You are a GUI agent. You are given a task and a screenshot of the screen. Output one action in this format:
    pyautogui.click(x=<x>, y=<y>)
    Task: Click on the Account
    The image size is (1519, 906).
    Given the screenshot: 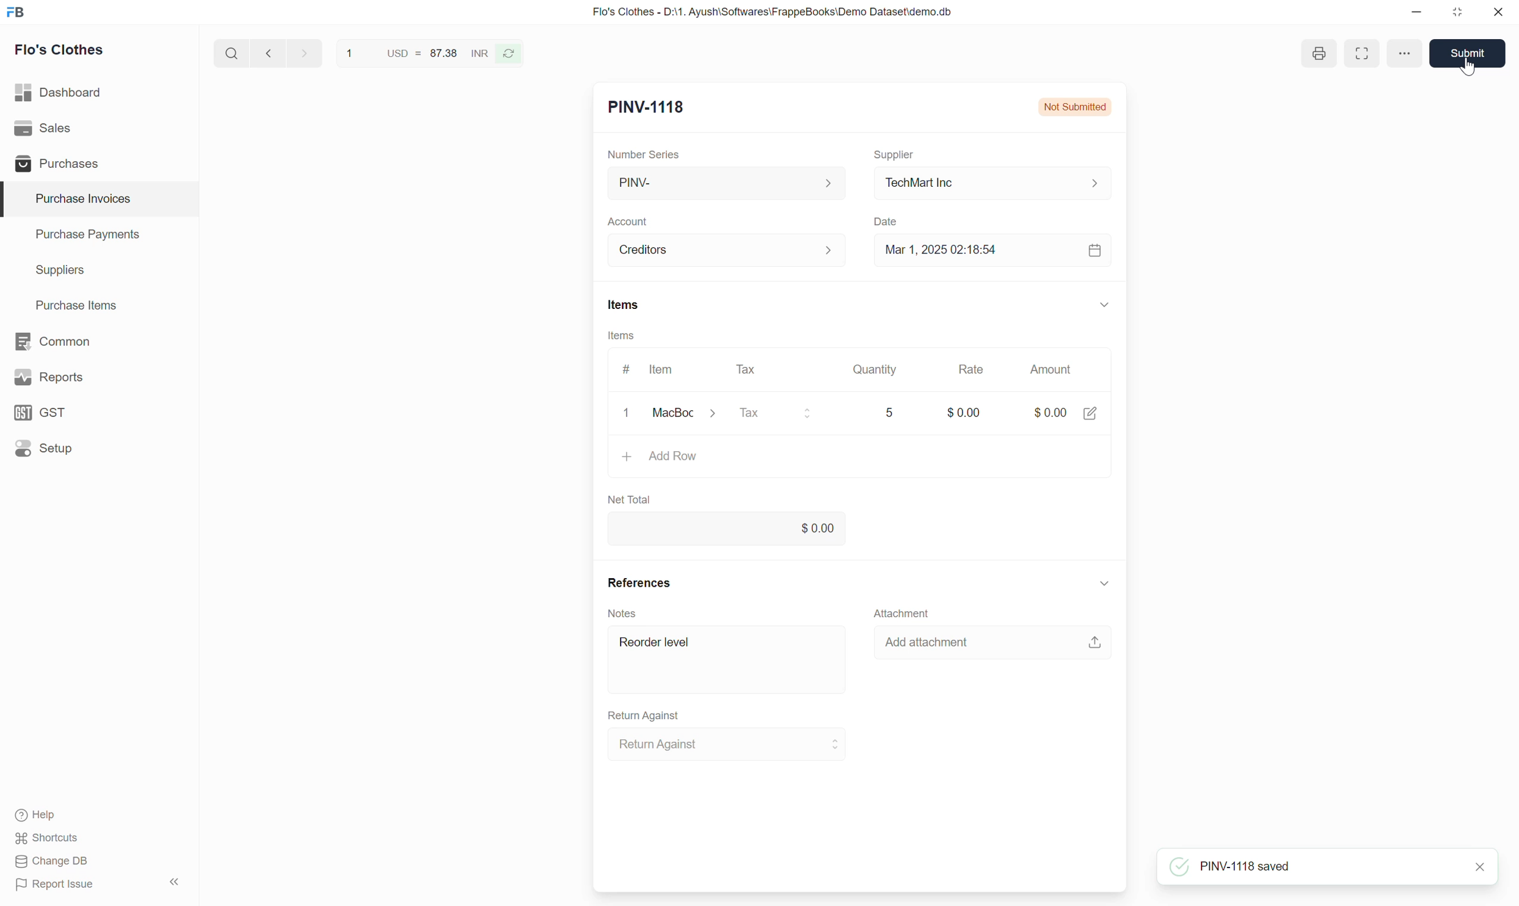 What is the action you would take?
    pyautogui.click(x=627, y=222)
    